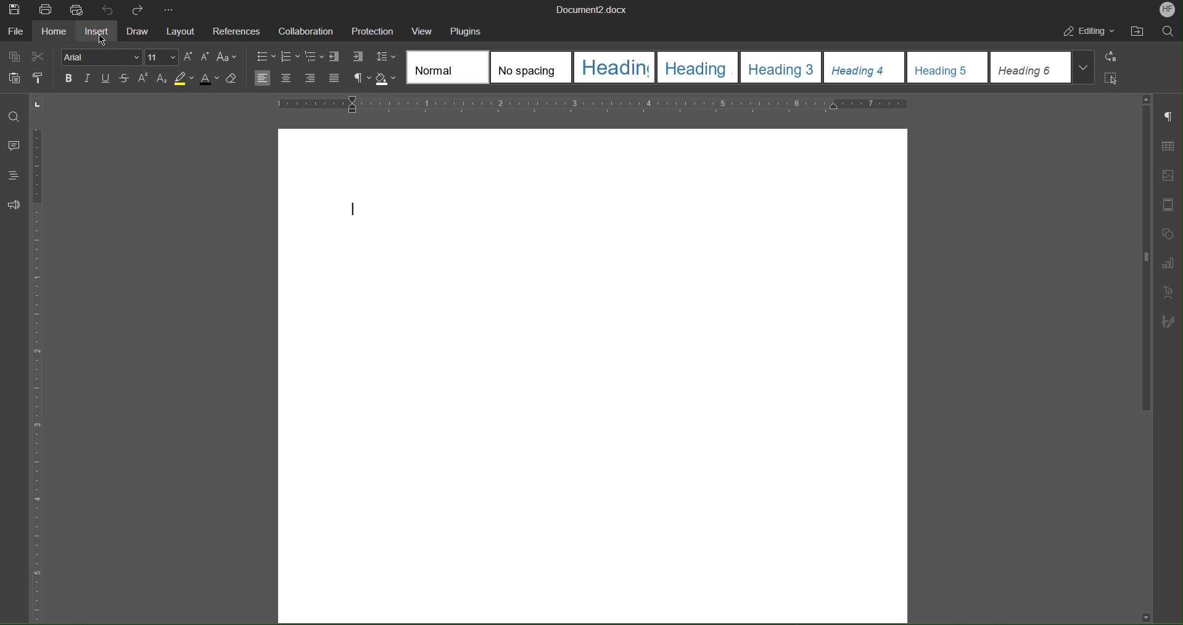  I want to click on Nonprinting Characters, so click(361, 78).